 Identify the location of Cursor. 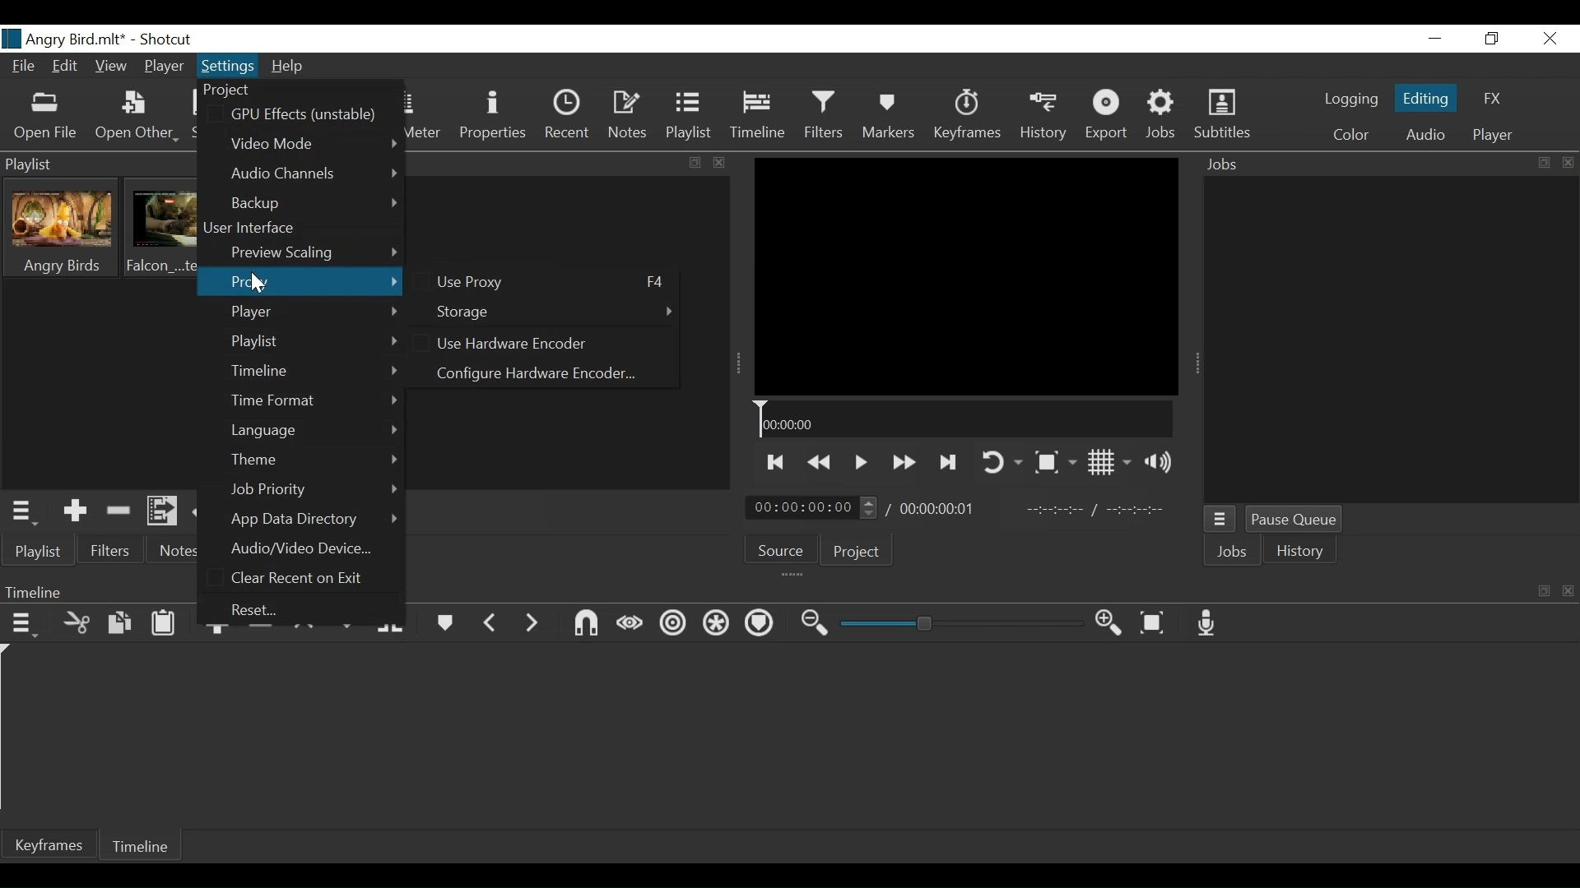
(255, 283).